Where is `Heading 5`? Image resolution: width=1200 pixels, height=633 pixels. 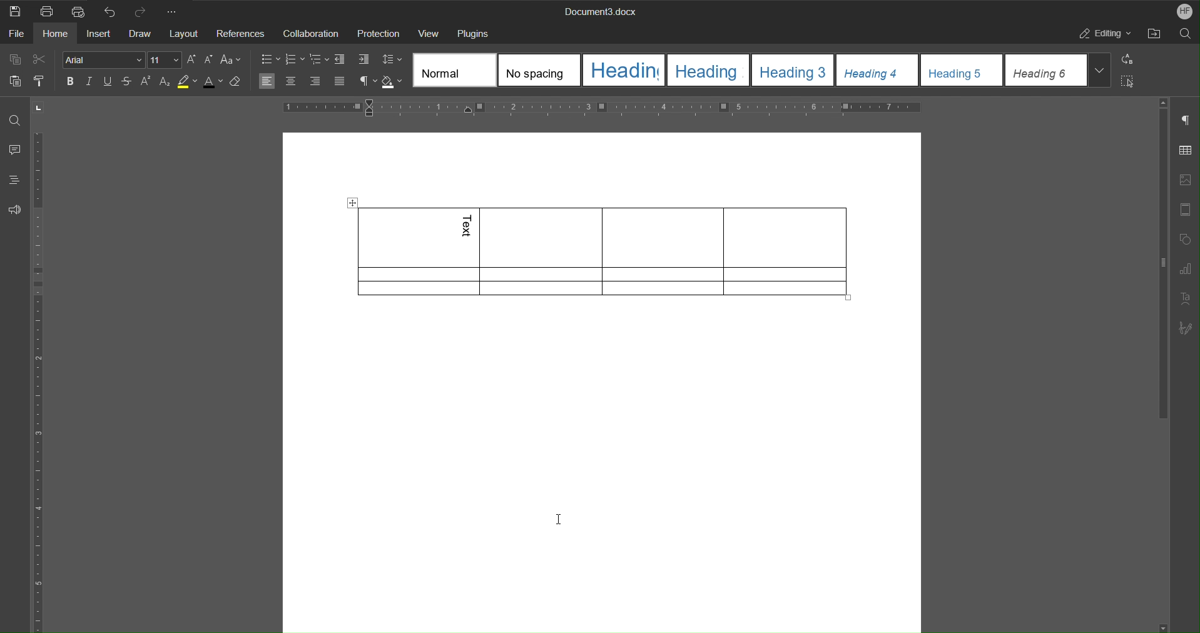
Heading 5 is located at coordinates (962, 71).